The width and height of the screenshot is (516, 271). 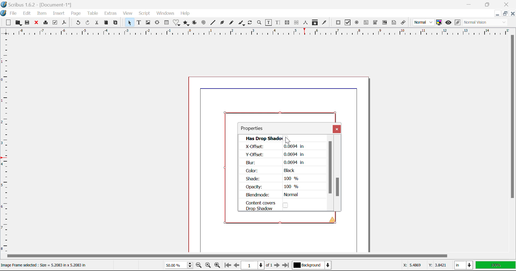 I want to click on Vertical Scroll Bar, so click(x=513, y=139).